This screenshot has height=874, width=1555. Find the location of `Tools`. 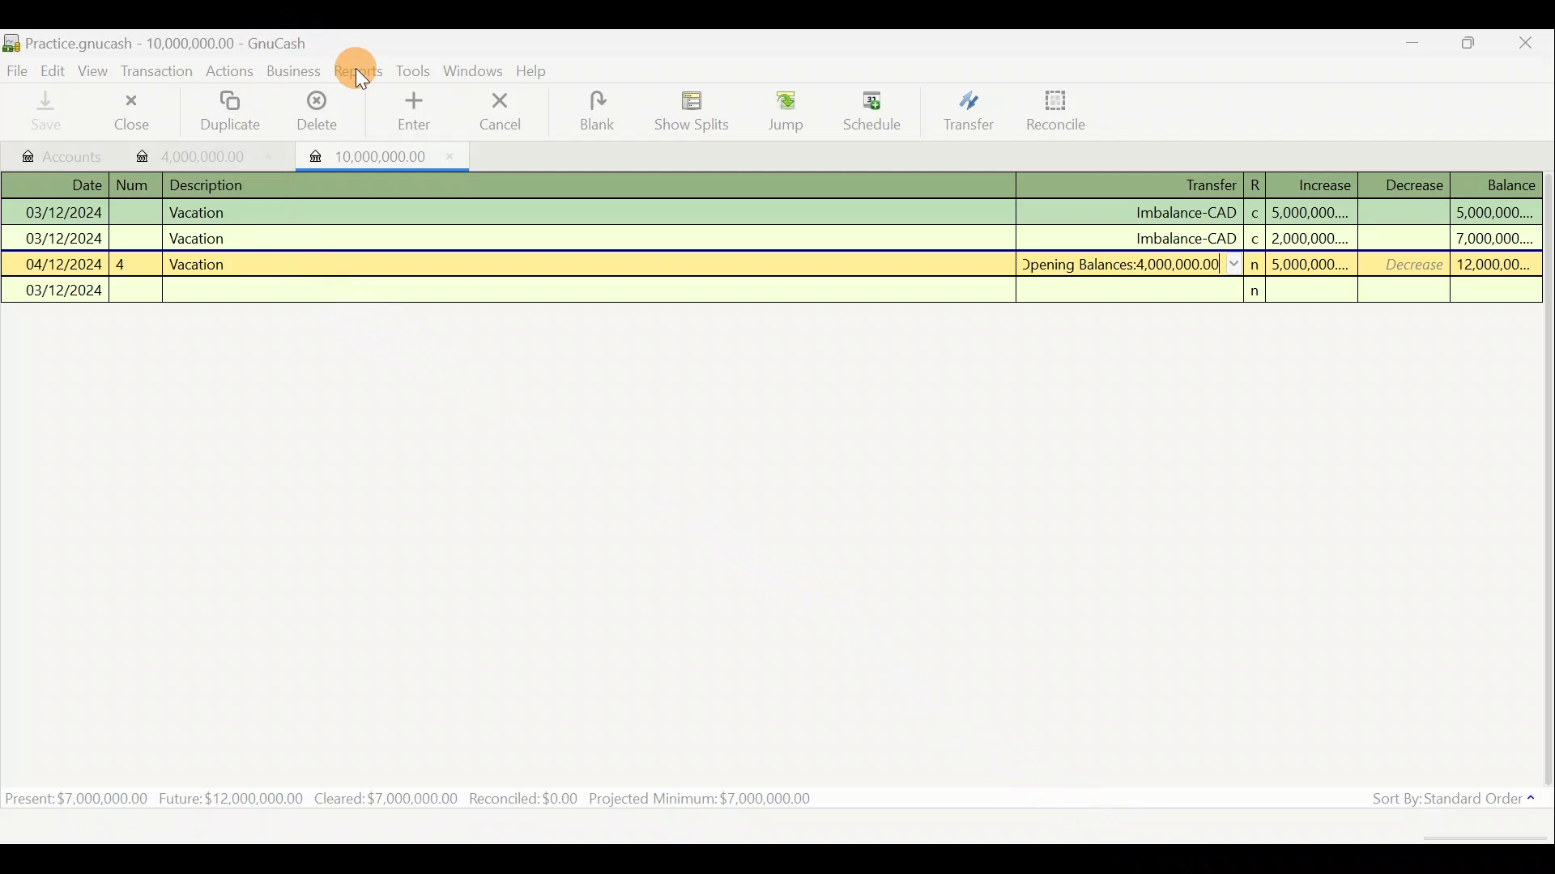

Tools is located at coordinates (416, 73).